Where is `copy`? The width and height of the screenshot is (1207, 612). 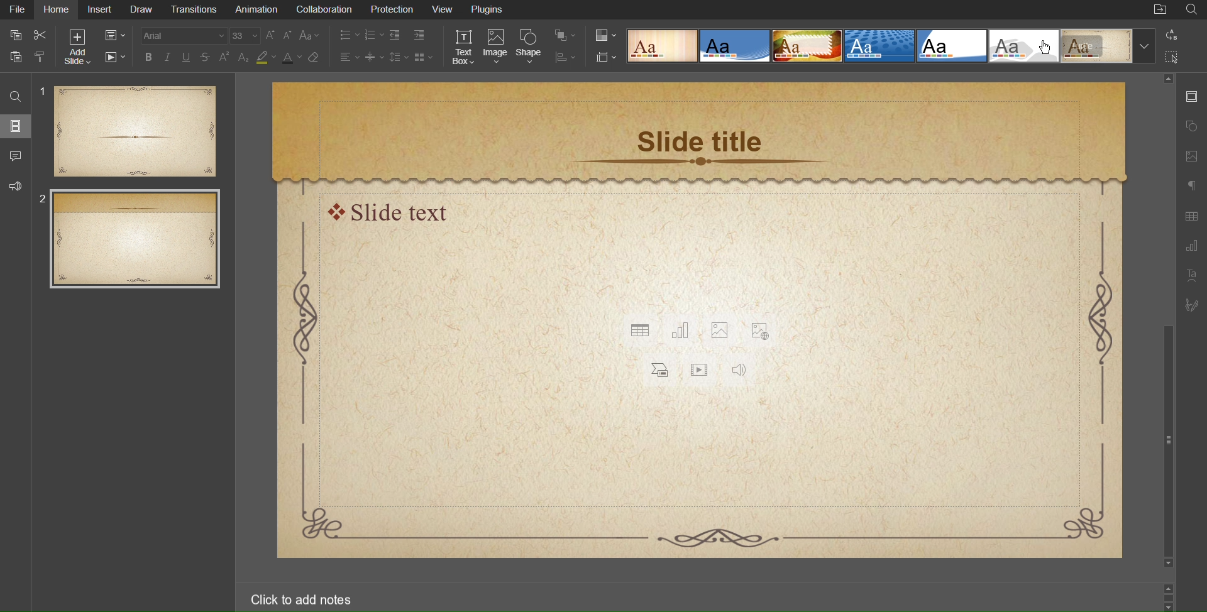
copy is located at coordinates (17, 36).